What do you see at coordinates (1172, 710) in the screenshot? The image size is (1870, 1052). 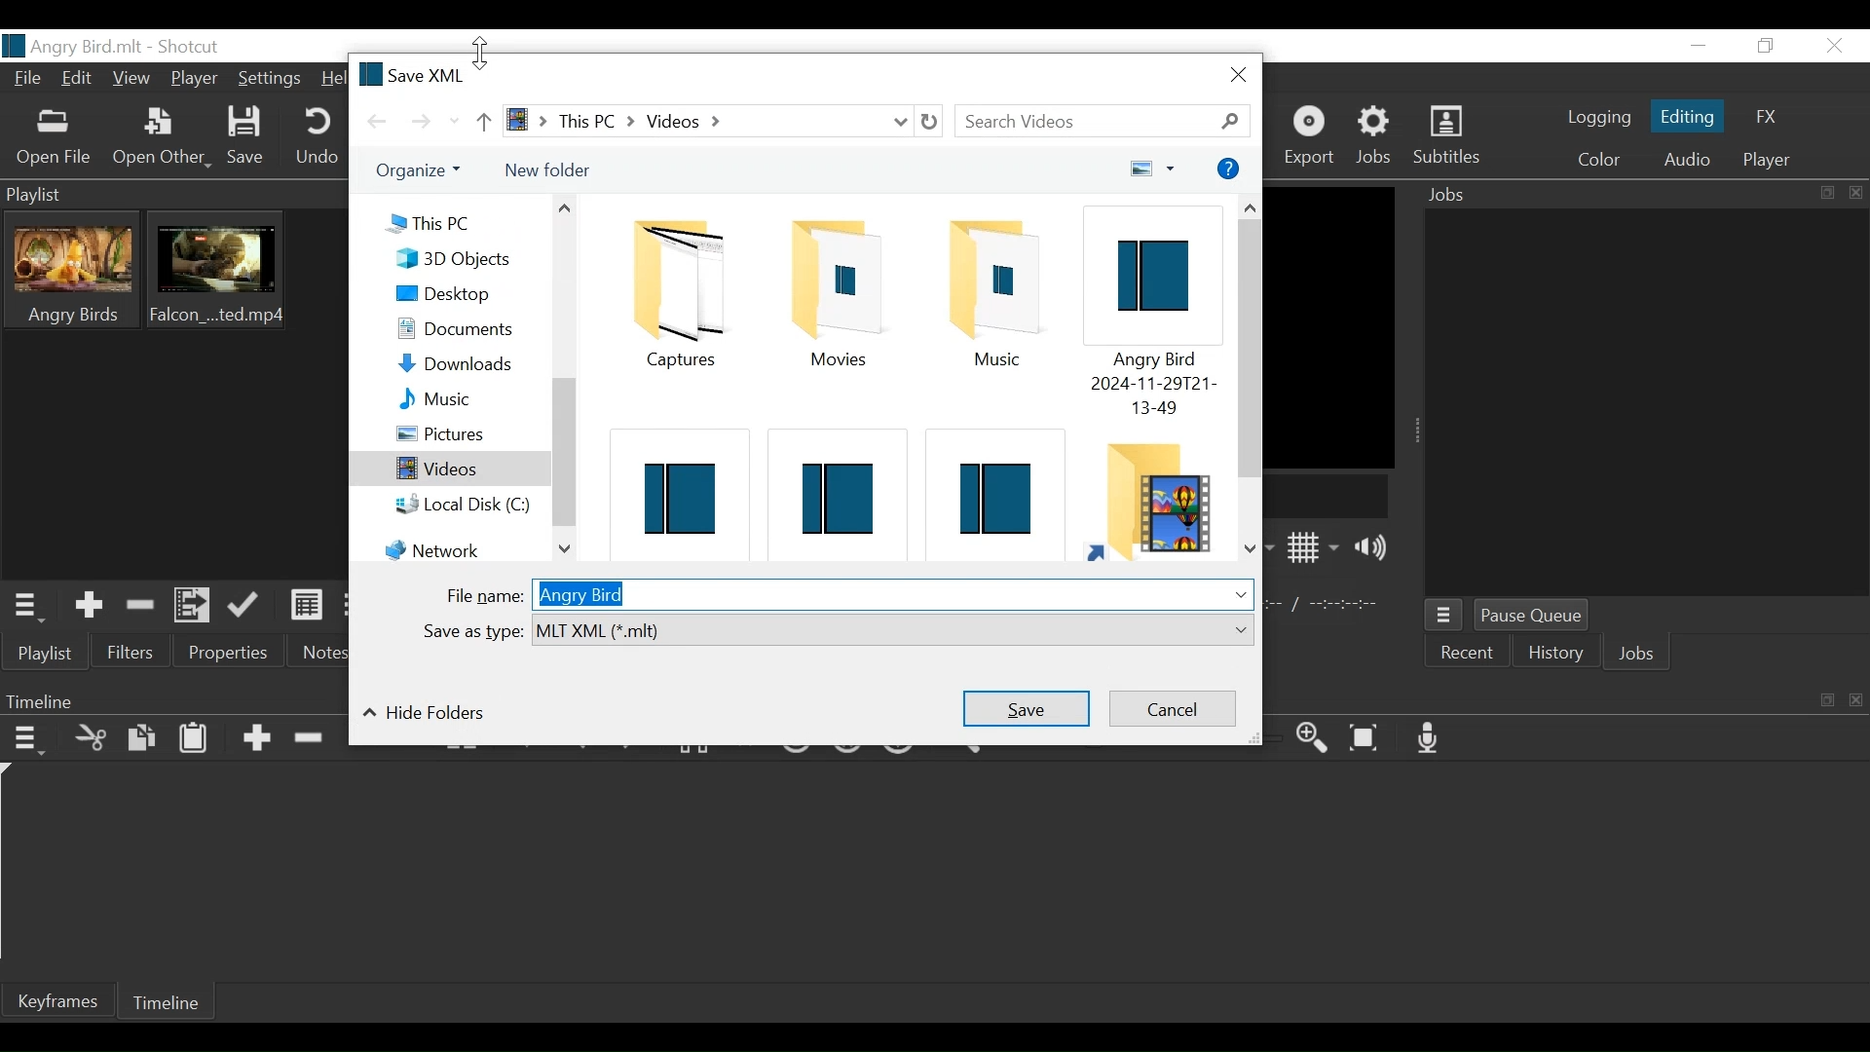 I see `Cancel` at bounding box center [1172, 710].